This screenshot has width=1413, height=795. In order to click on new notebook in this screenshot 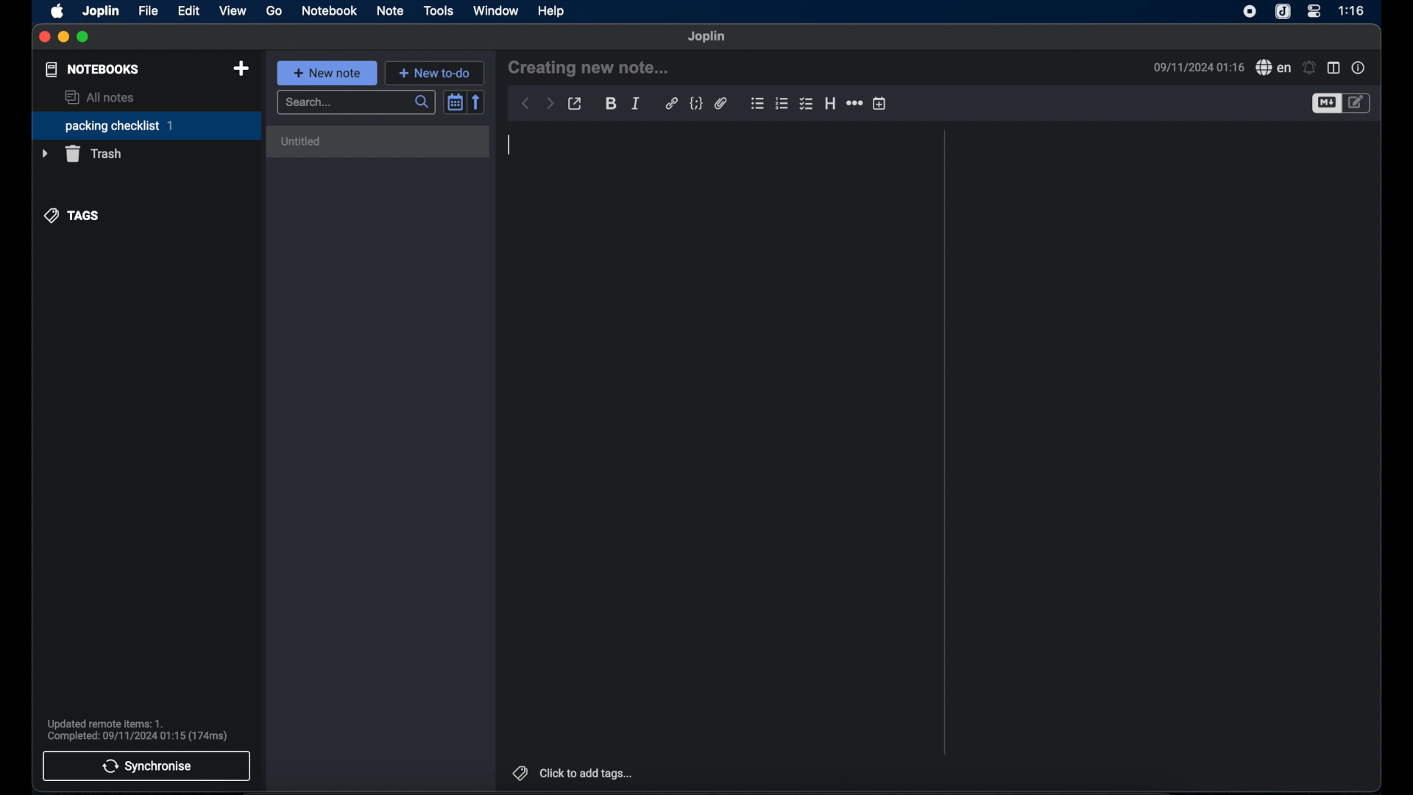, I will do `click(241, 68)`.